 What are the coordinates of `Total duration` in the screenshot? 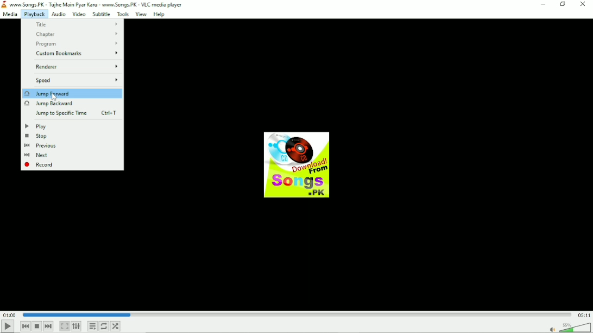 It's located at (583, 315).